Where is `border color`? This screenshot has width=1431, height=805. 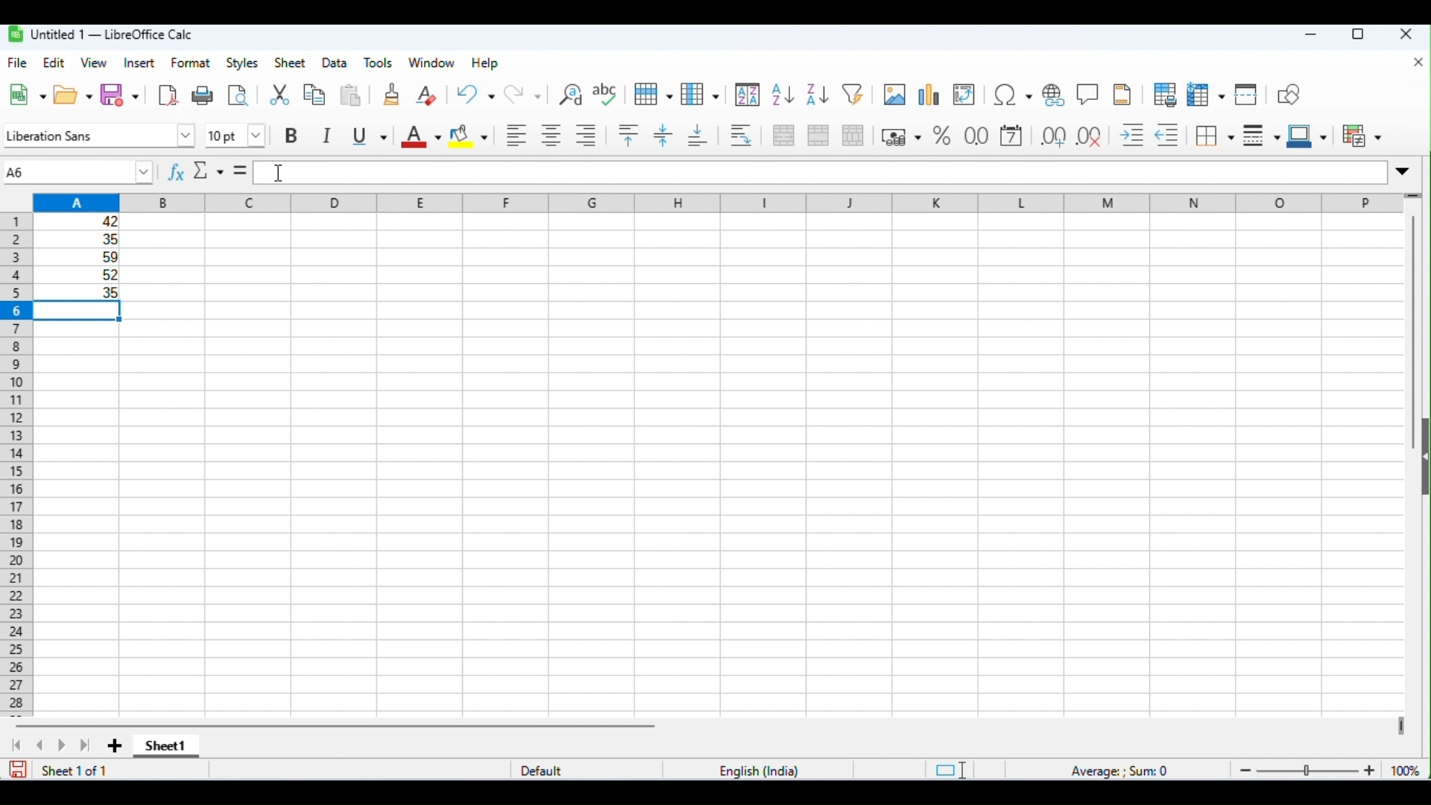
border color is located at coordinates (1307, 137).